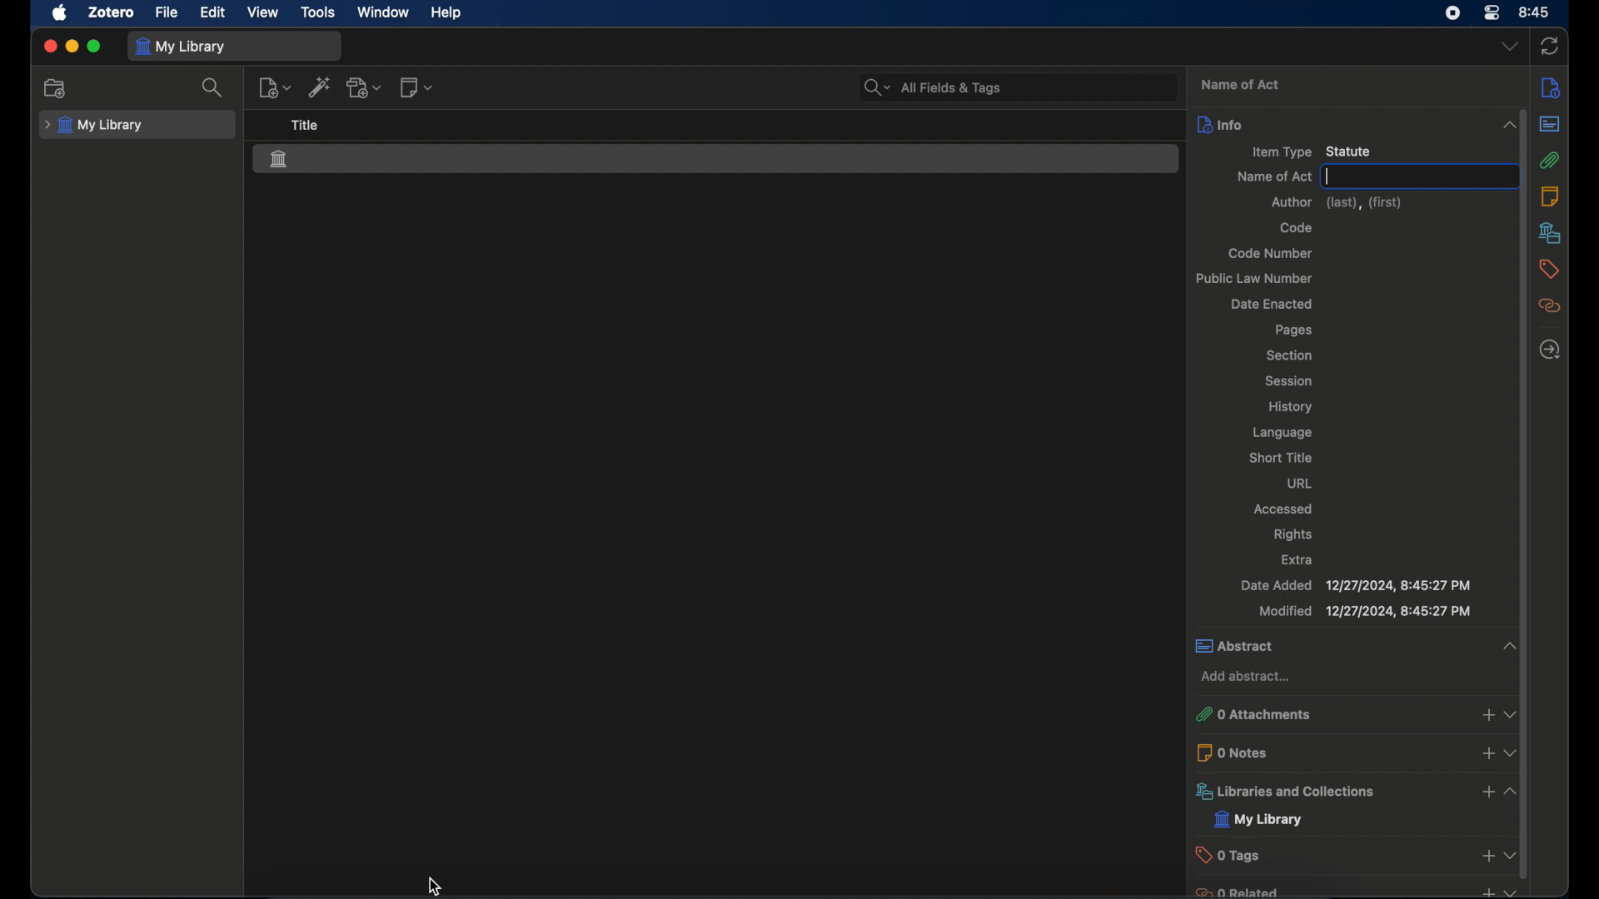 The width and height of the screenshot is (1599, 899). What do you see at coordinates (1291, 355) in the screenshot?
I see `section` at bounding box center [1291, 355].